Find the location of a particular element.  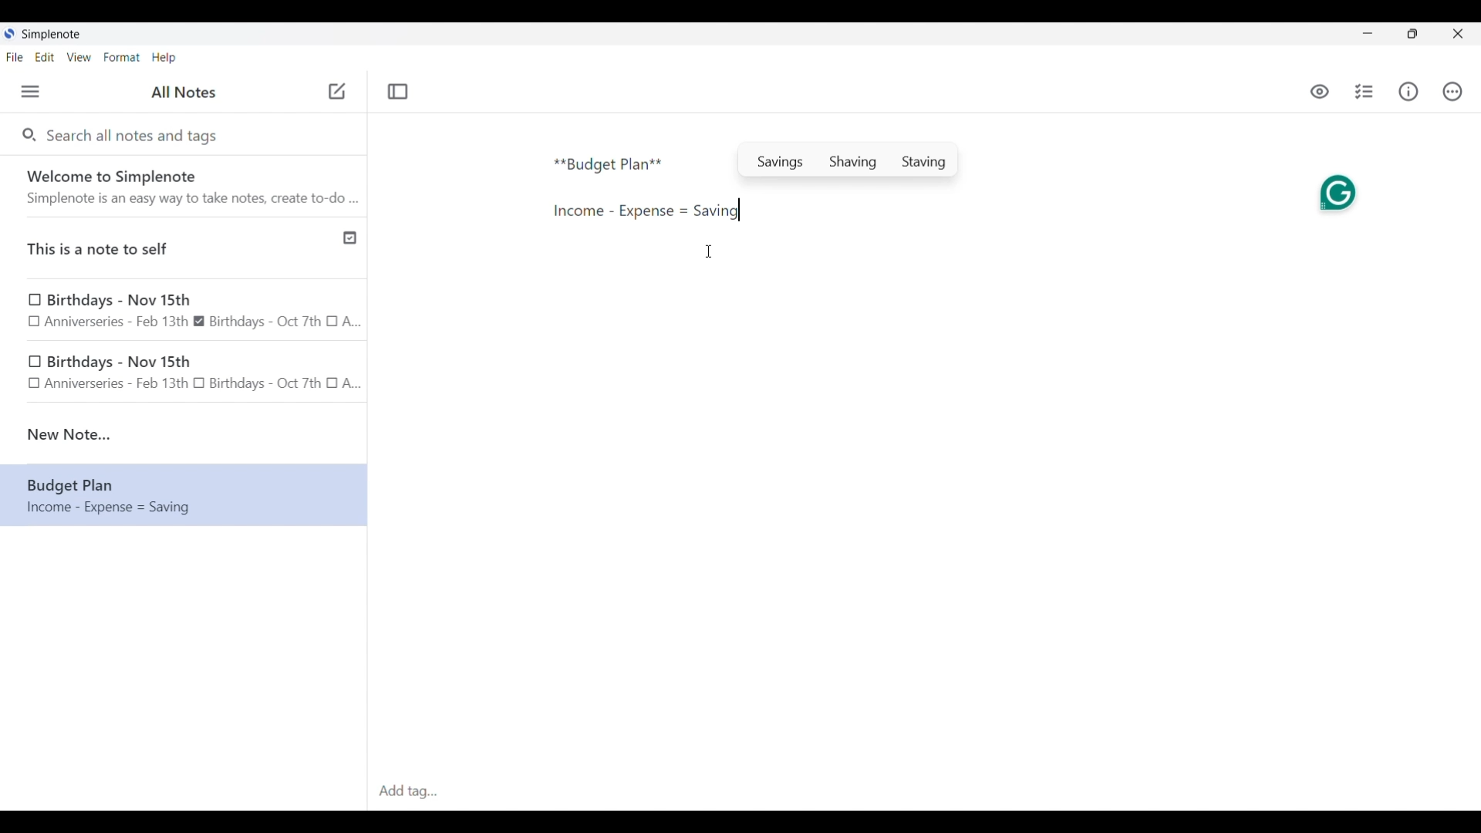

Search all notes and tags is located at coordinates (136, 134).